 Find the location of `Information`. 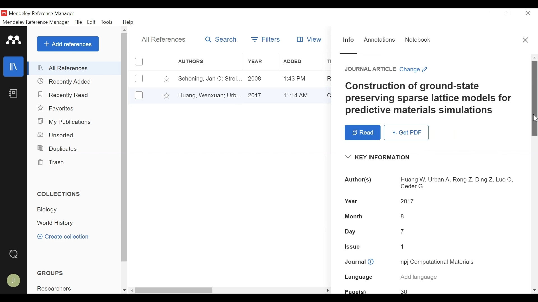

Information is located at coordinates (349, 40).